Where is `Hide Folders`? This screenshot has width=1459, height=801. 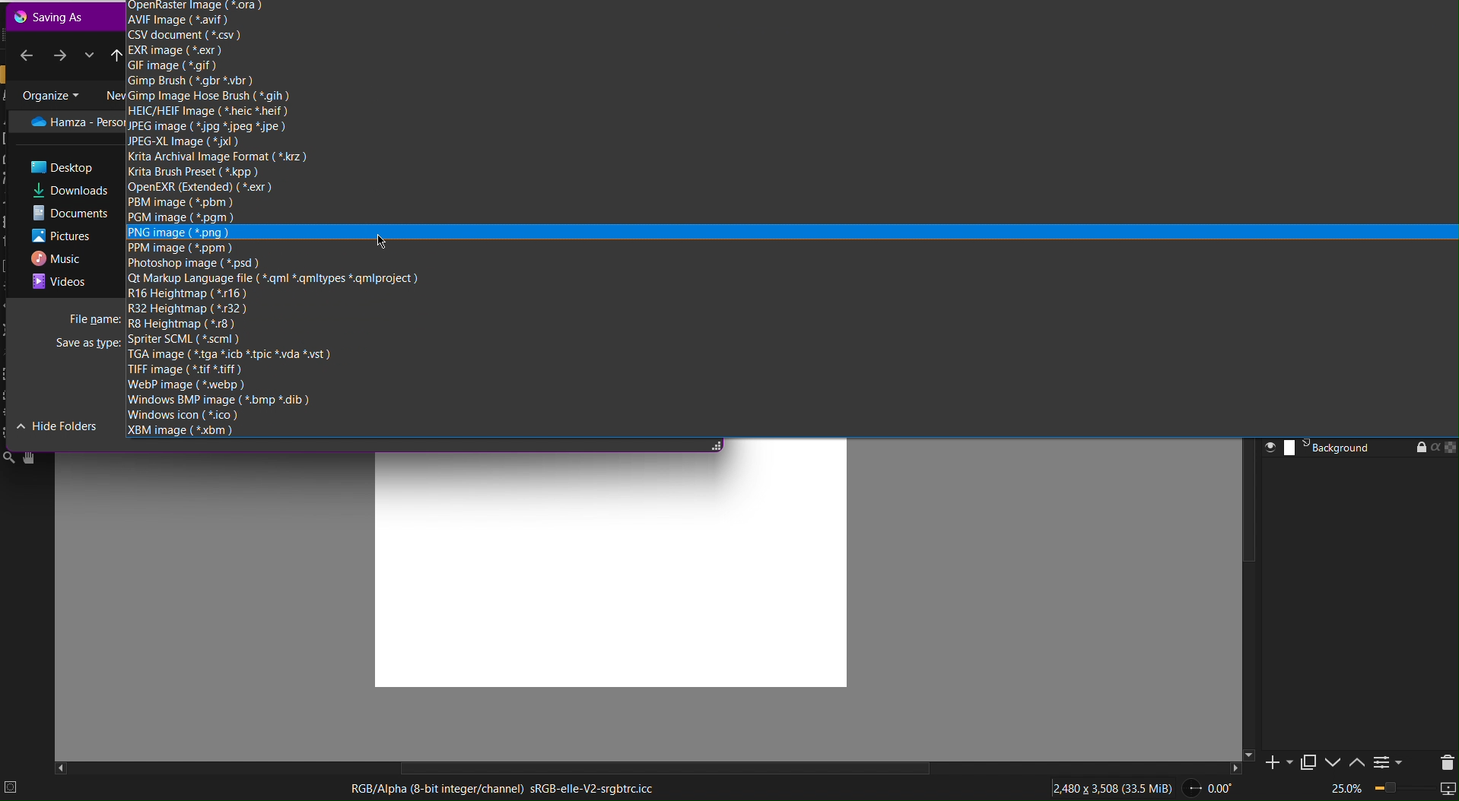
Hide Folders is located at coordinates (58, 425).